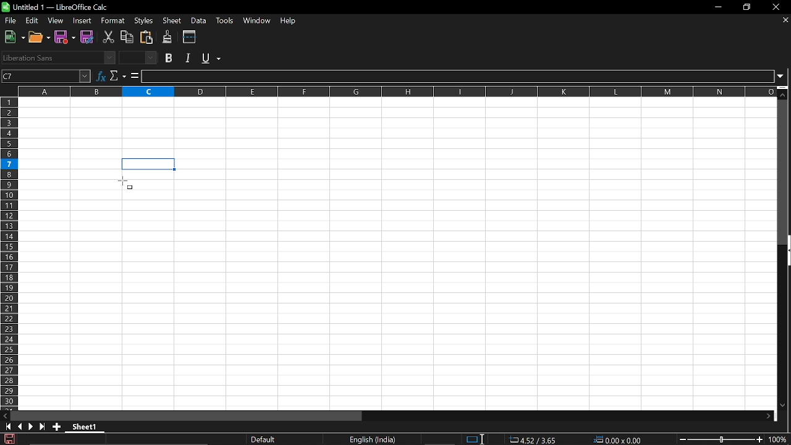 This screenshot has height=445, width=791. Describe the element at coordinates (40, 37) in the screenshot. I see `Open` at that location.